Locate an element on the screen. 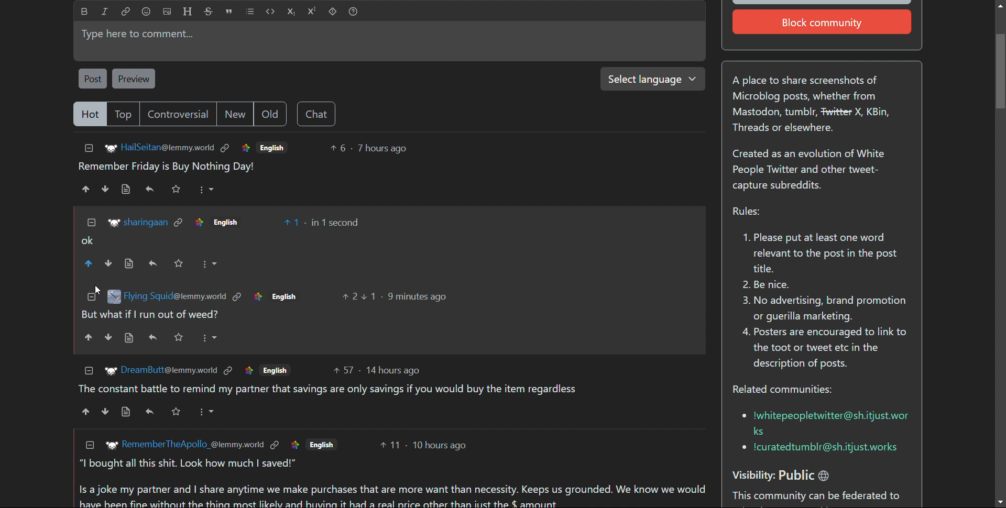 Image resolution: width=1006 pixels, height=508 pixels. link is located at coordinates (126, 11).